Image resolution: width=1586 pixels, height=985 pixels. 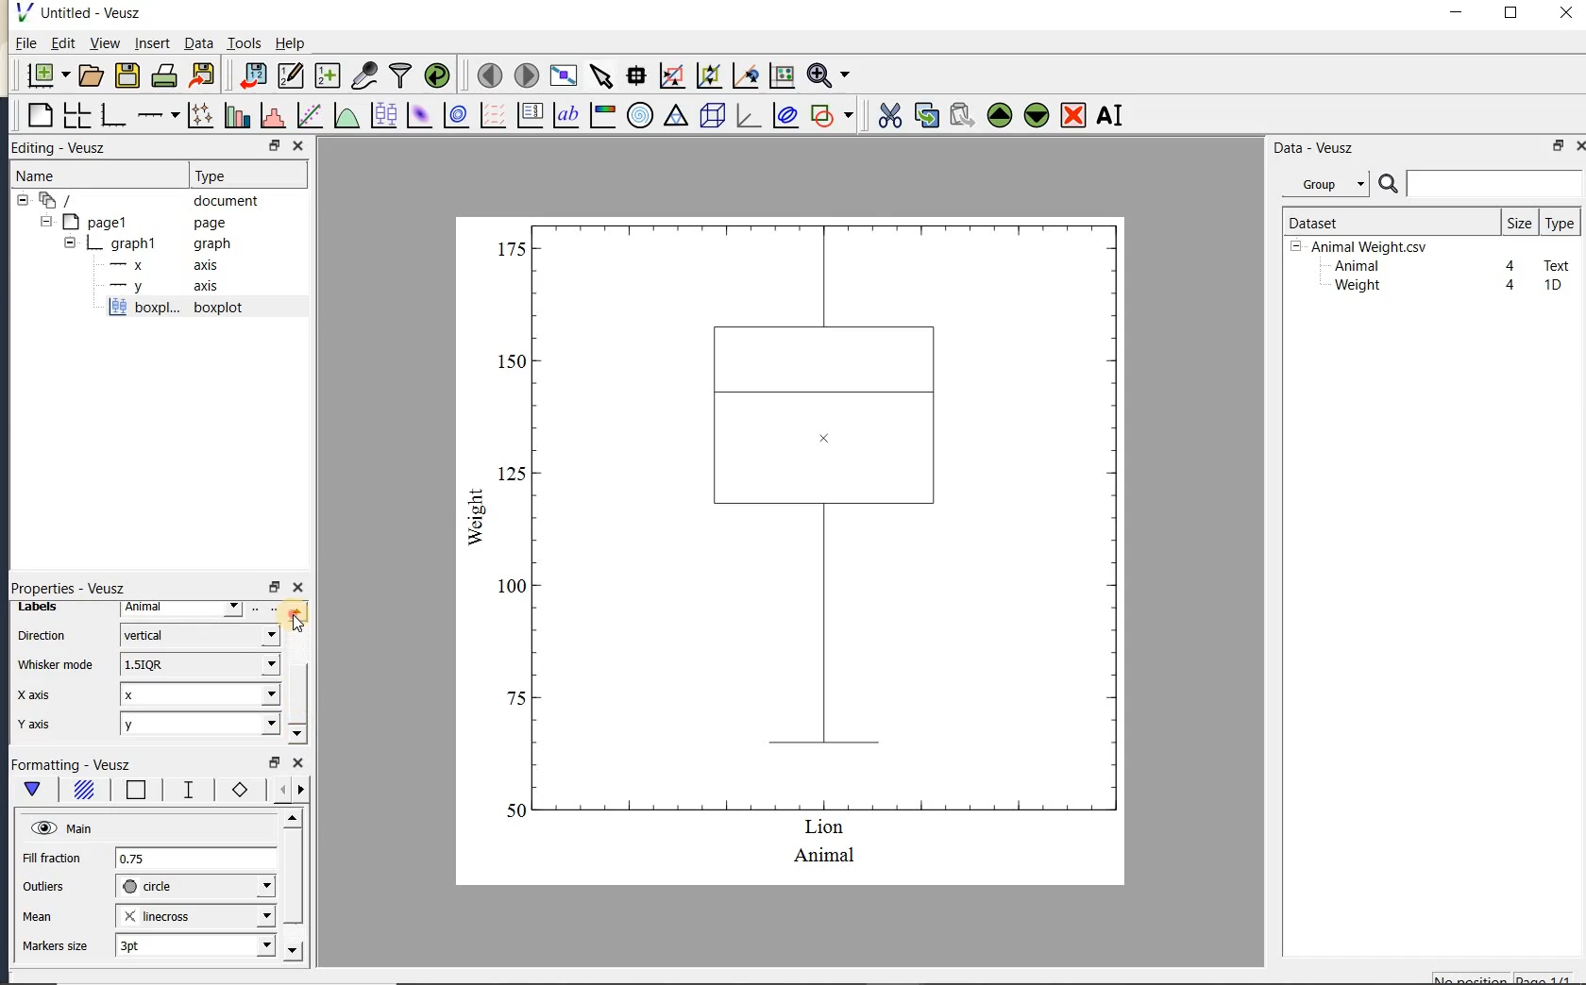 I want to click on whisker line, so click(x=185, y=790).